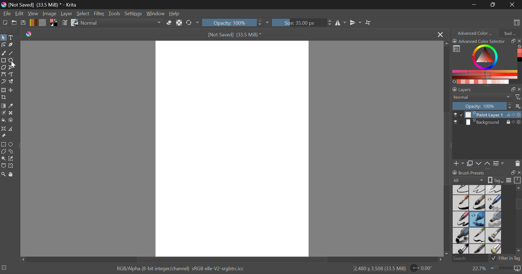  Describe the element at coordinates (13, 159) in the screenshot. I see `Similar Color Selection` at that location.